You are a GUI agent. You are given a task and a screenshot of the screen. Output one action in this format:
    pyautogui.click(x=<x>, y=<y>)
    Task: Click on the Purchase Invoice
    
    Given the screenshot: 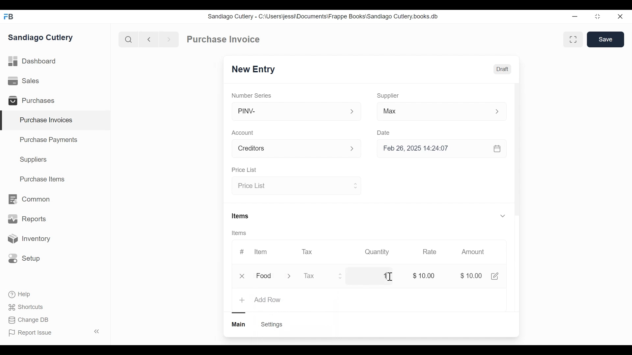 What is the action you would take?
    pyautogui.click(x=224, y=39)
    